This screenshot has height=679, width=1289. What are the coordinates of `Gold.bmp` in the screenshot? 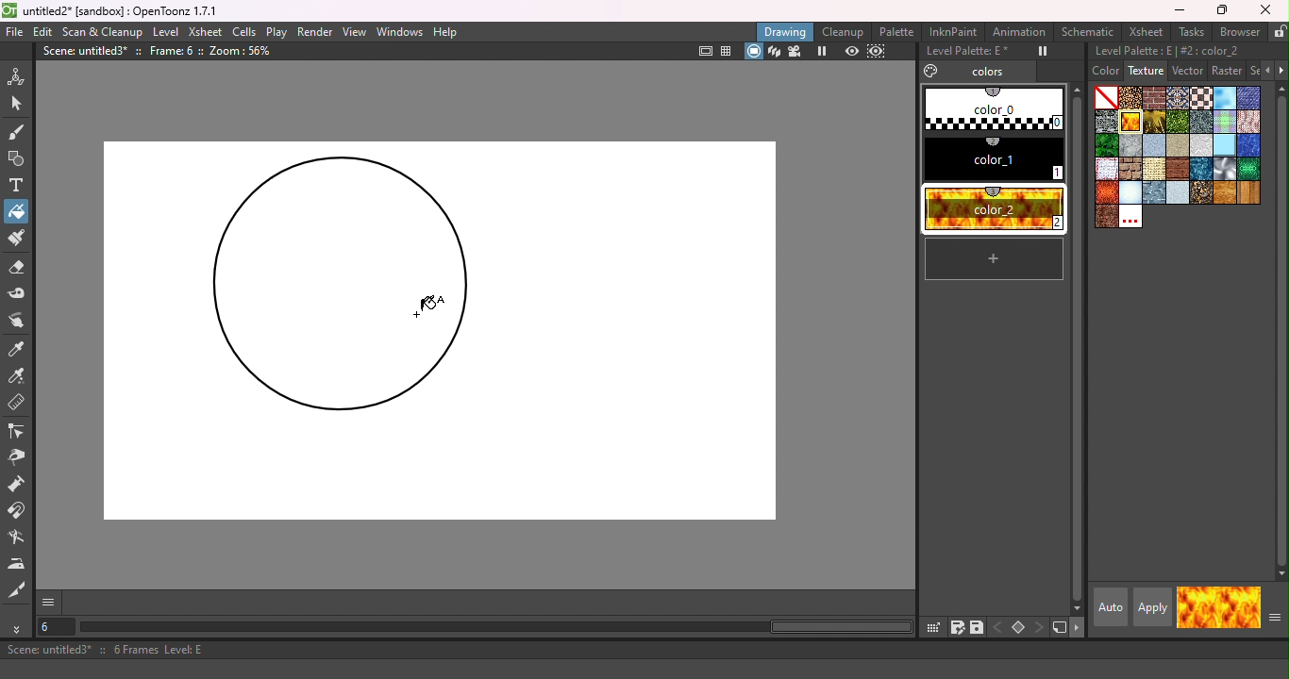 It's located at (1155, 122).